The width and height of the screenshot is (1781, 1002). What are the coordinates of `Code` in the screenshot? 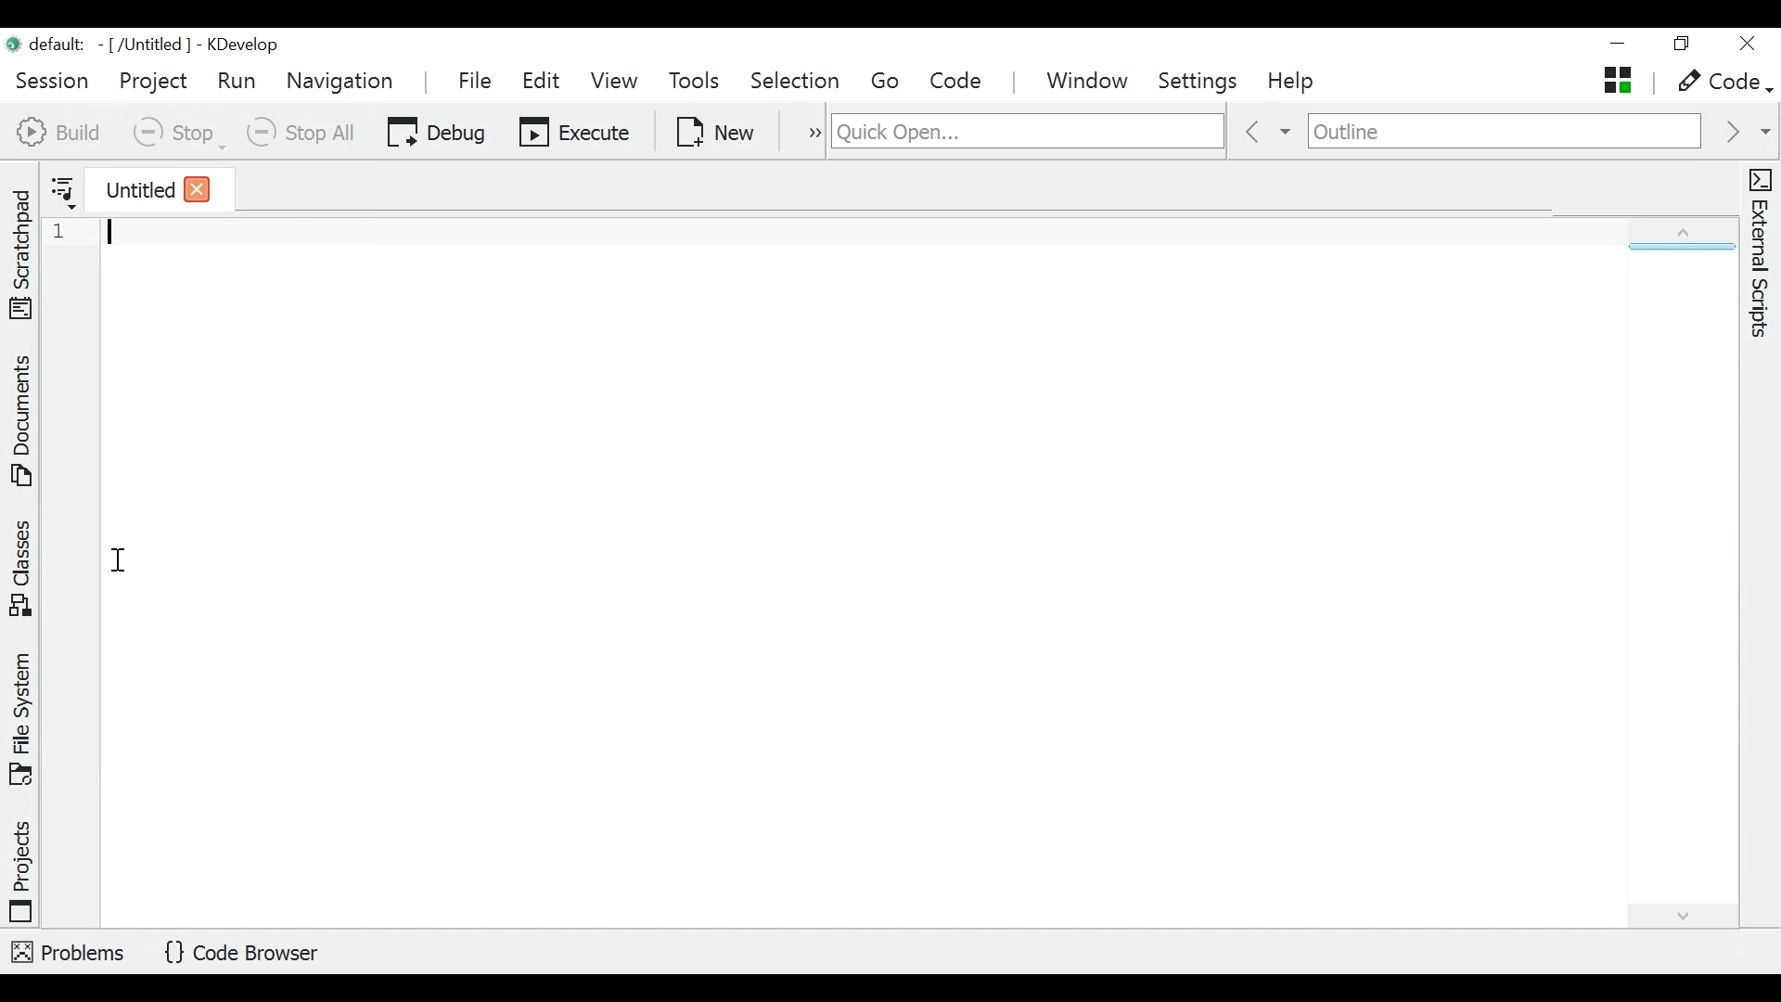 It's located at (961, 81).